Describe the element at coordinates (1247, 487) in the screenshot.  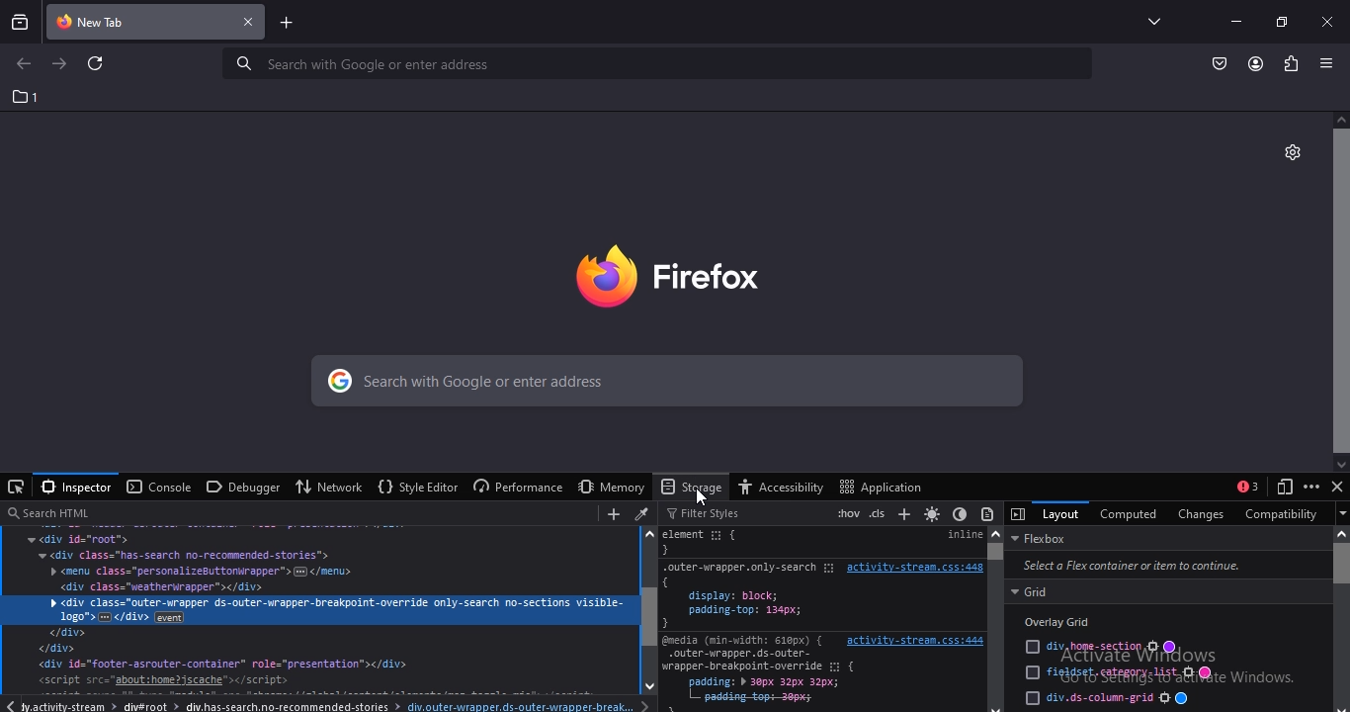
I see `show split console` at that location.